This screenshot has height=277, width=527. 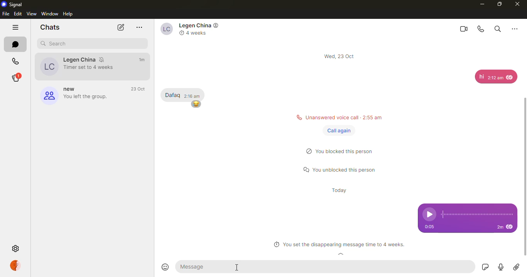 I want to click on call again, so click(x=339, y=131).